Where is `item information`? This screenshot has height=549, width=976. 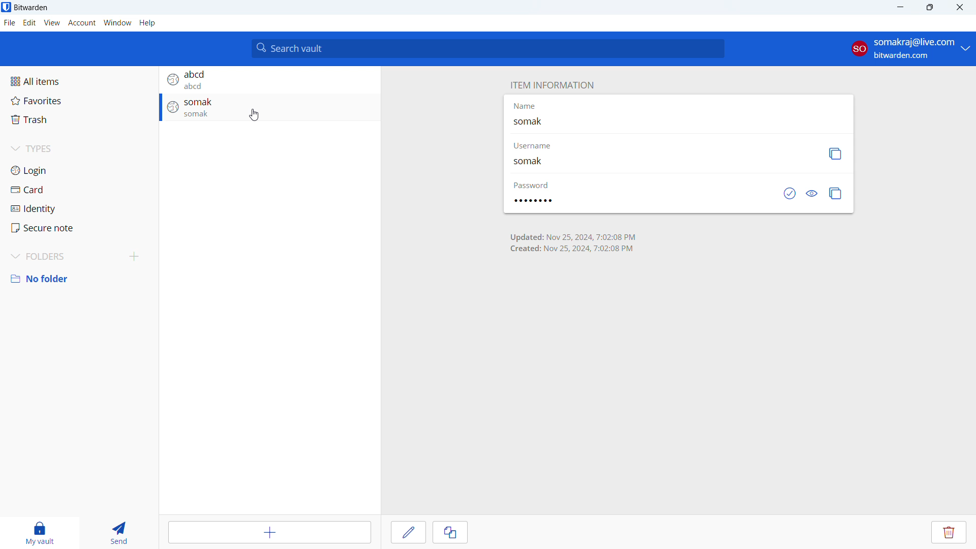
item information is located at coordinates (552, 86).